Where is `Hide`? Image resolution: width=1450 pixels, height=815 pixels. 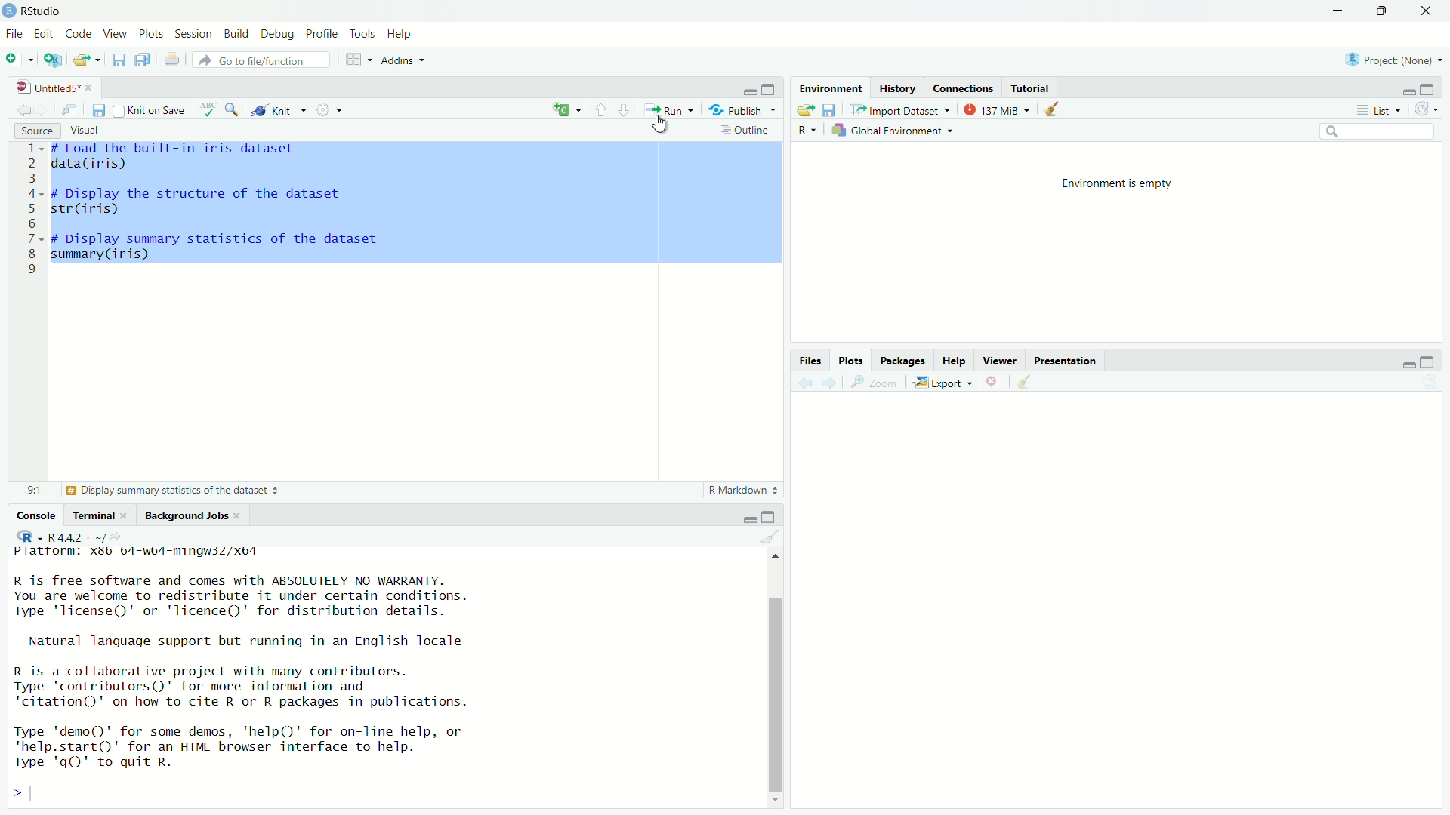
Hide is located at coordinates (747, 517).